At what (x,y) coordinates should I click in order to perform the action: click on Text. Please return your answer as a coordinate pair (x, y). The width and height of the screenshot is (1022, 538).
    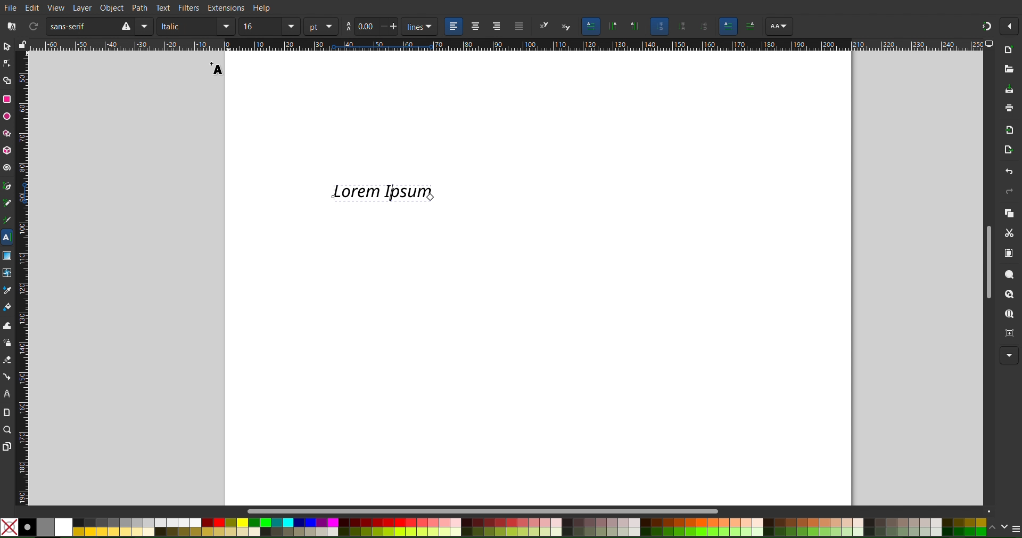
    Looking at the image, I should click on (218, 68).